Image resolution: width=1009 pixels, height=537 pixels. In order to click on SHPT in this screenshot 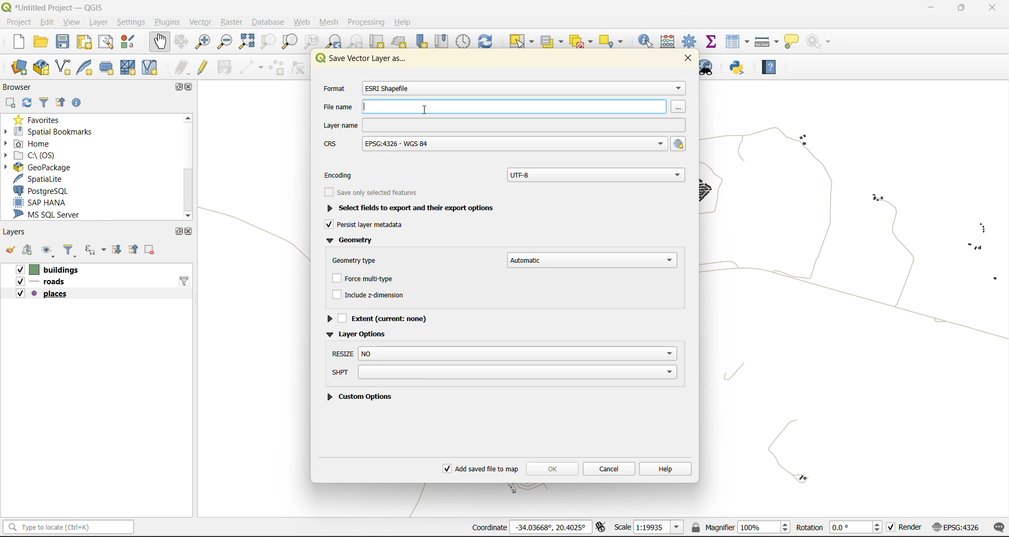, I will do `click(503, 373)`.